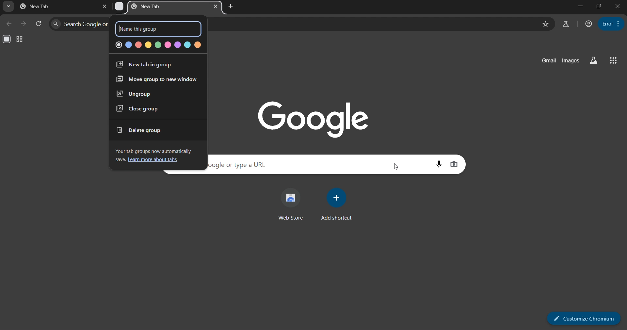 This screenshot has width=627, height=330. I want to click on current page, so click(40, 6).